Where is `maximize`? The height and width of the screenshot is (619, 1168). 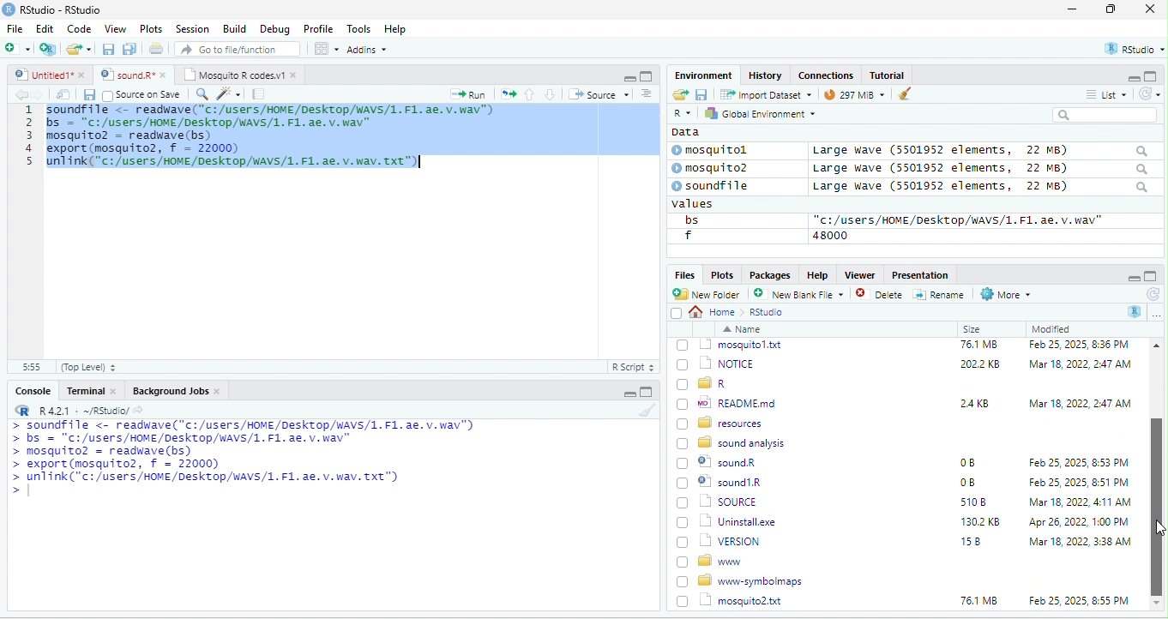 maximize is located at coordinates (1151, 276).